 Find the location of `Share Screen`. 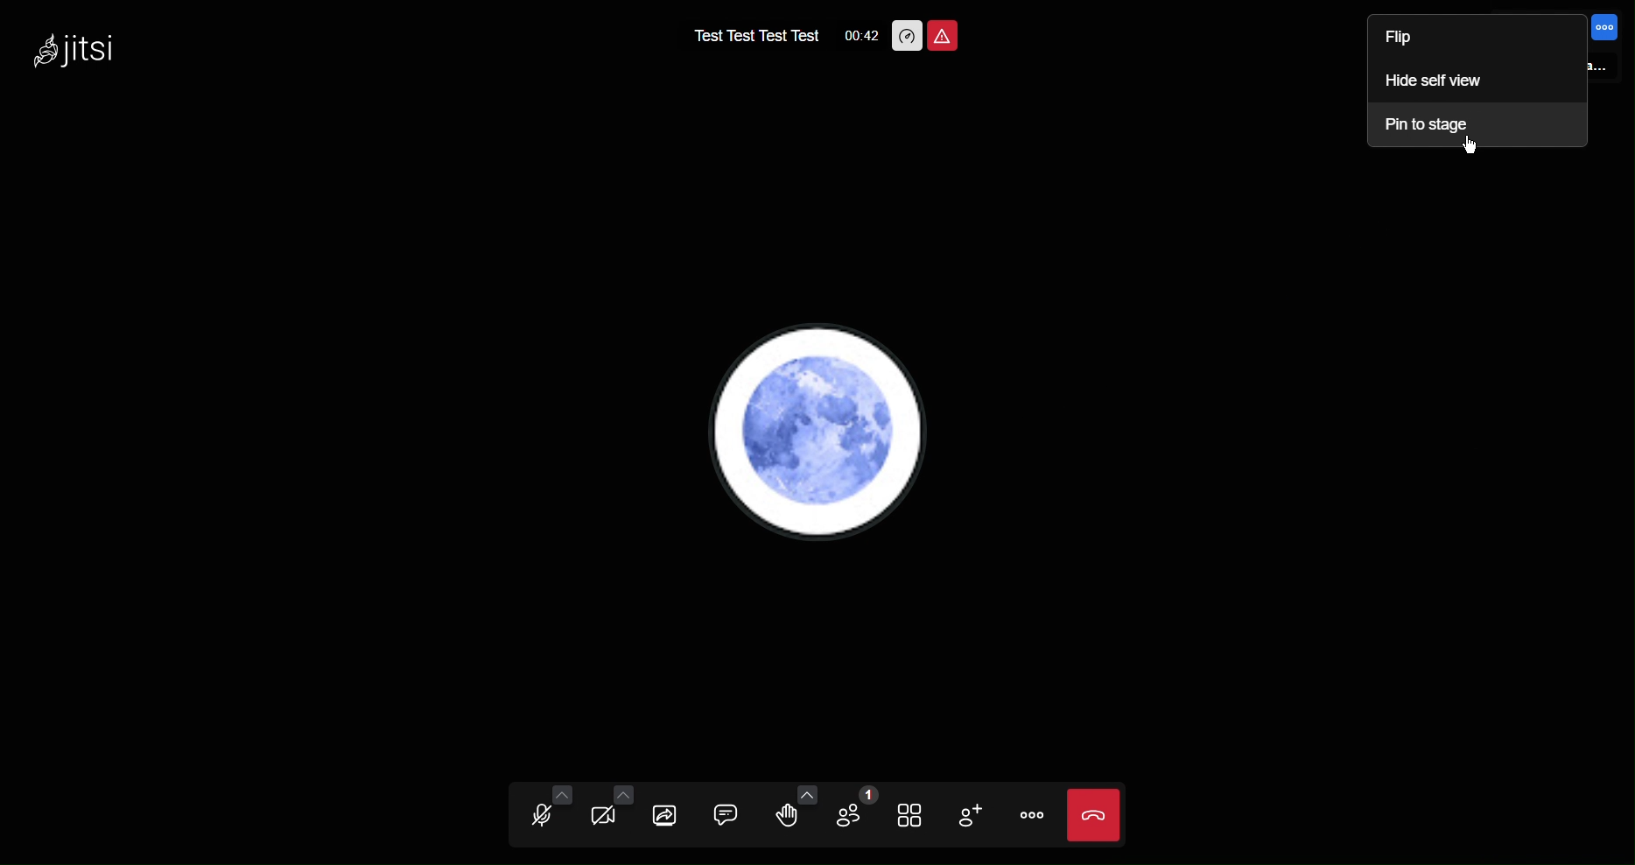

Share Screen is located at coordinates (667, 814).